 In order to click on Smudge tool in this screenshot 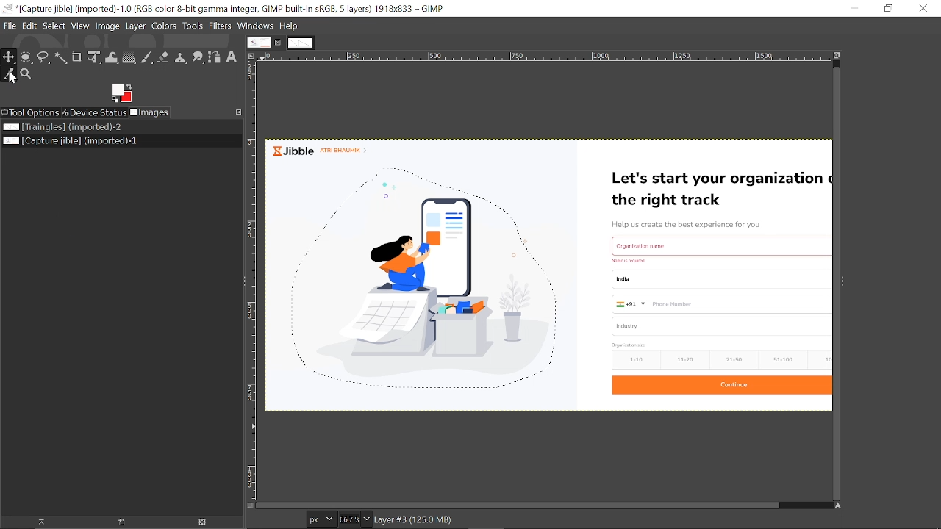, I will do `click(198, 58)`.